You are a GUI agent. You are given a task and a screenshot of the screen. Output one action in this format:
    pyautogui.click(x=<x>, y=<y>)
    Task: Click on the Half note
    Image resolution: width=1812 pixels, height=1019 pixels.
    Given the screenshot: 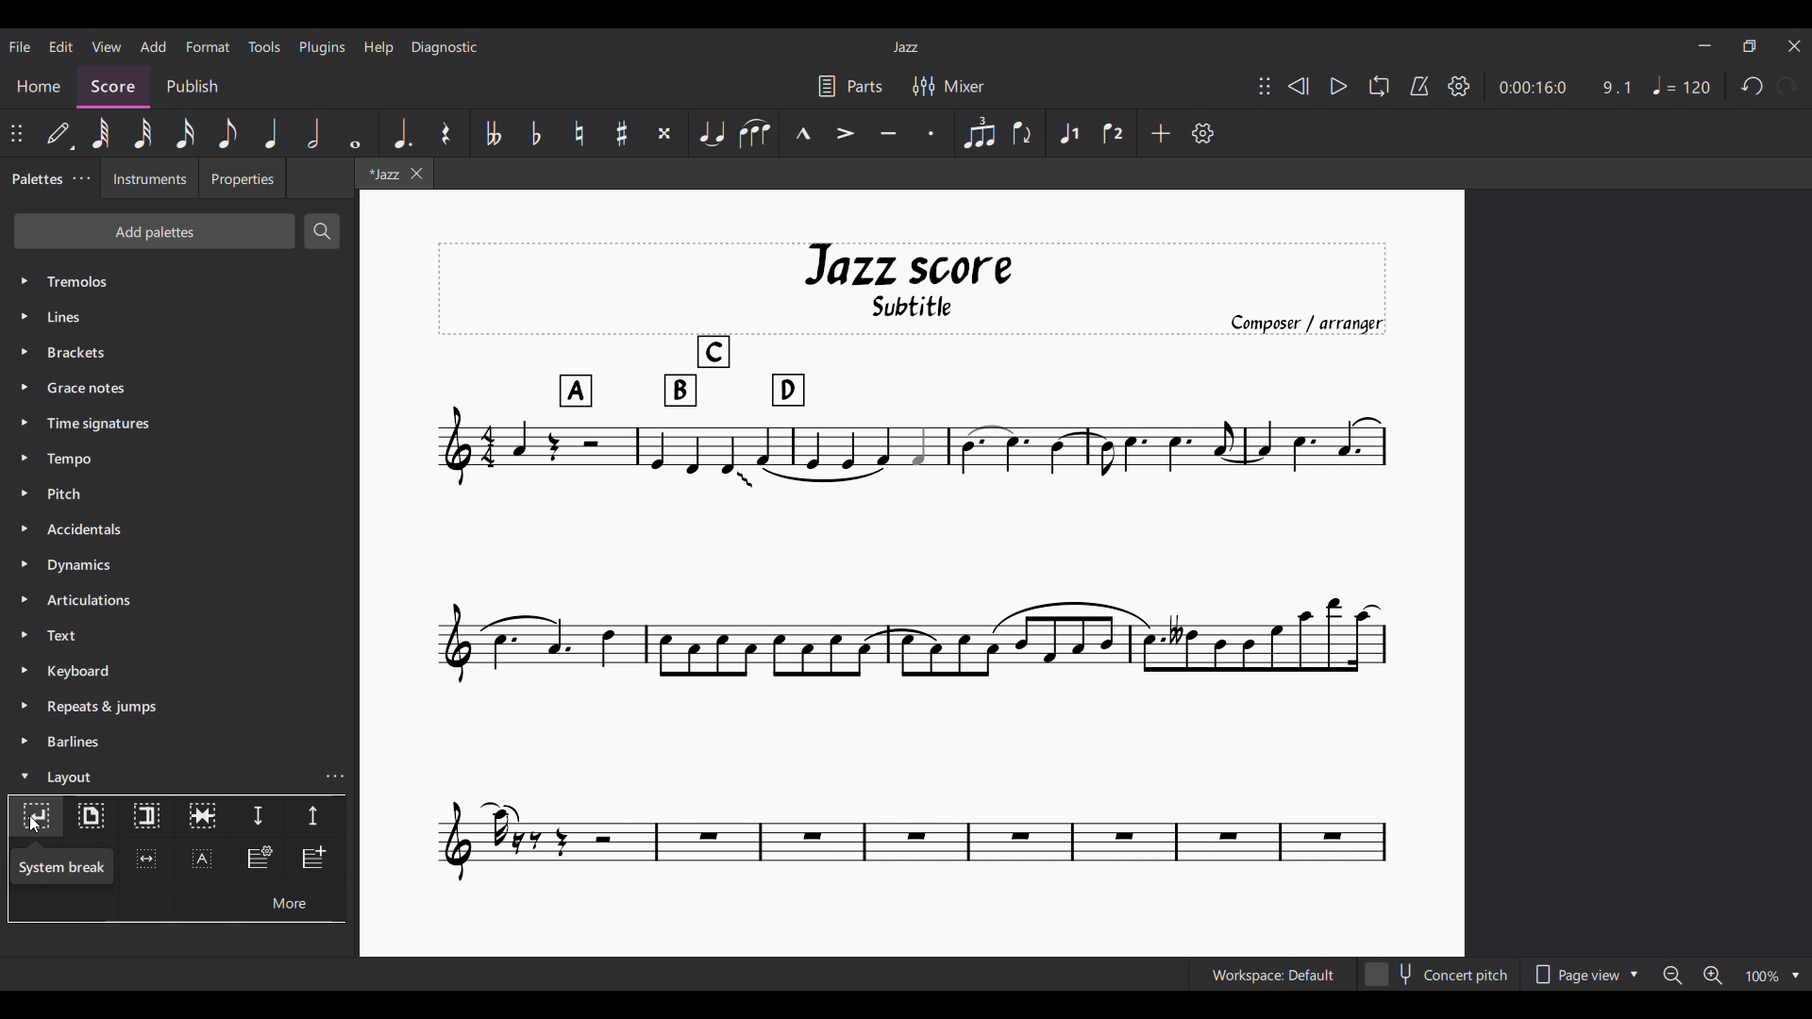 What is the action you would take?
    pyautogui.click(x=313, y=133)
    